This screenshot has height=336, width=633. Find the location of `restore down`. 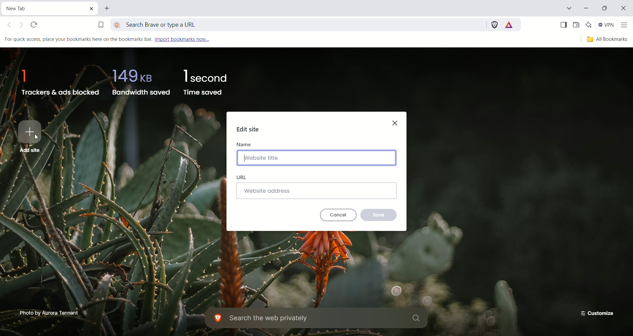

restore down is located at coordinates (606, 9).